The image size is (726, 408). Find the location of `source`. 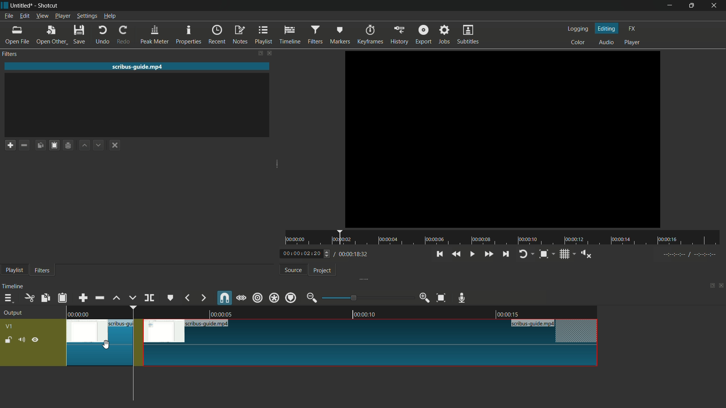

source is located at coordinates (293, 270).